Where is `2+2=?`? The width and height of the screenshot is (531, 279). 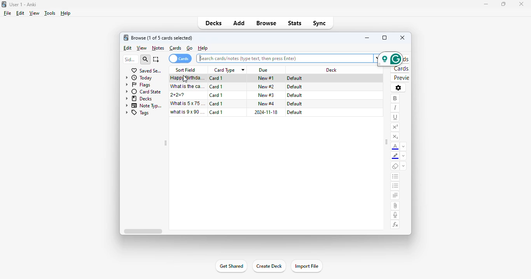
2+2=? is located at coordinates (178, 95).